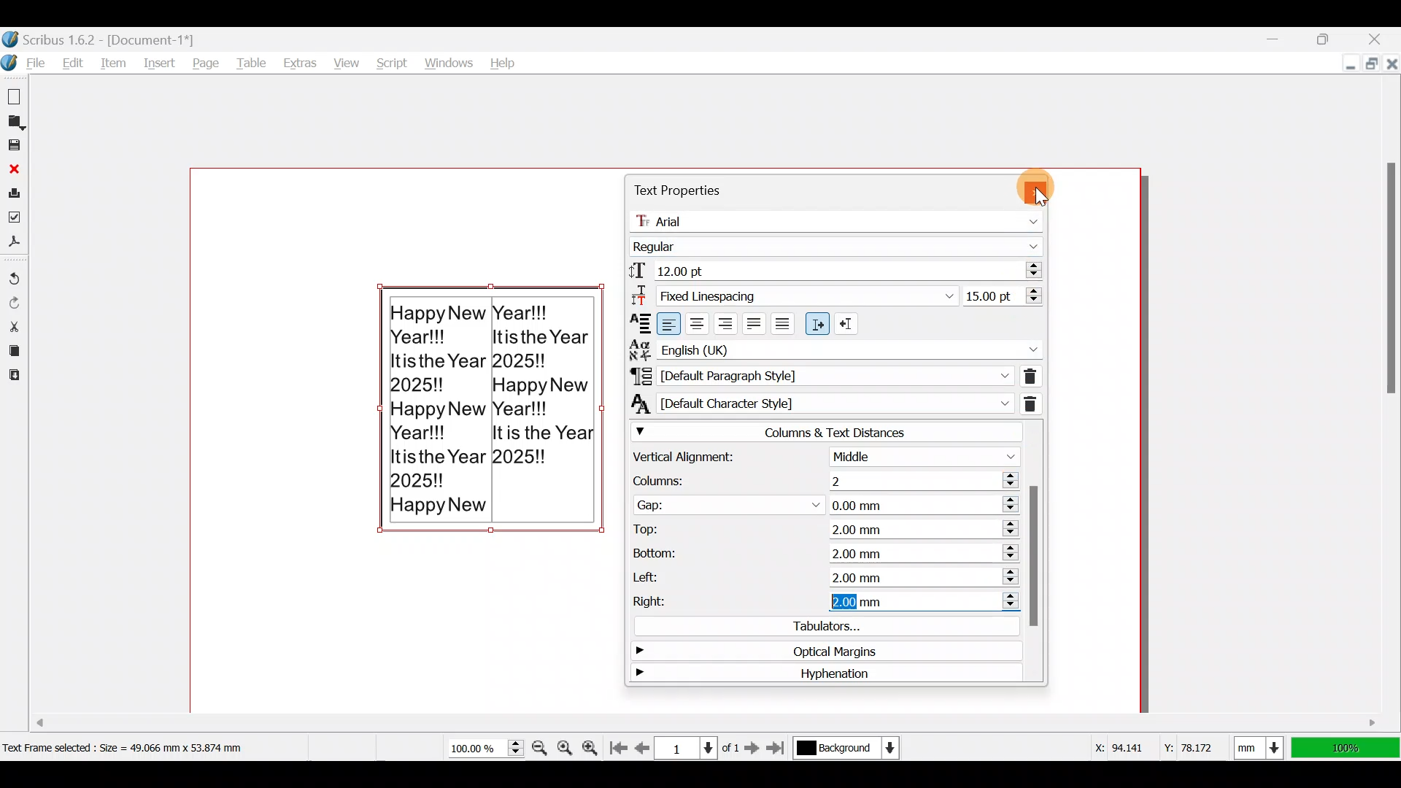 This screenshot has height=788, width=1401. Describe the element at coordinates (1196, 742) in the screenshot. I see `Y-axis dimension values` at that location.